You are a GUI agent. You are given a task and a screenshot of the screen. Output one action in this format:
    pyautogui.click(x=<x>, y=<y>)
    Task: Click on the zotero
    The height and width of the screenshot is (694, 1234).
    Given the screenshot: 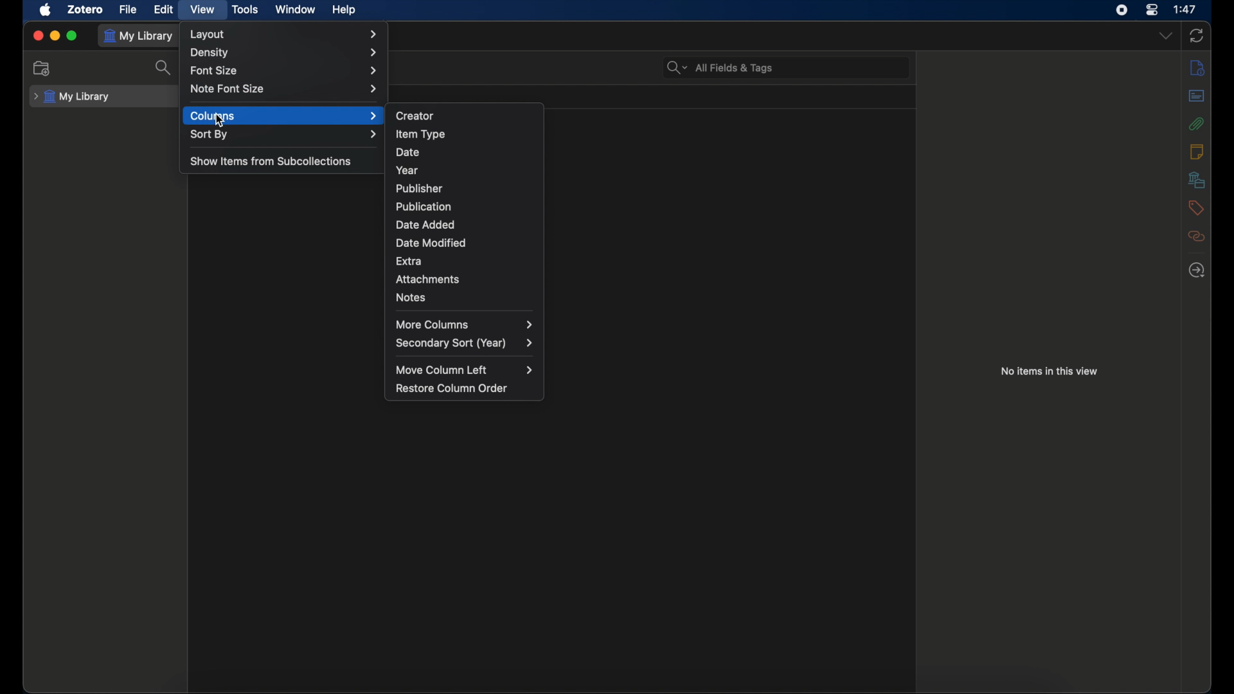 What is the action you would take?
    pyautogui.click(x=84, y=9)
    